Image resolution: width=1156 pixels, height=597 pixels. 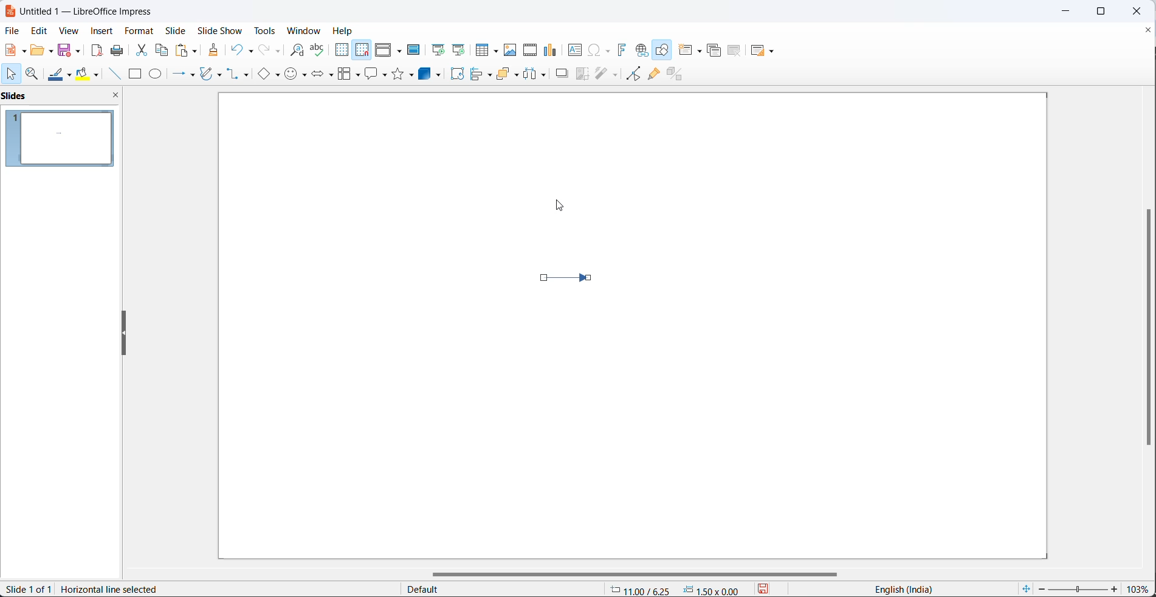 I want to click on start from current slide, so click(x=458, y=49).